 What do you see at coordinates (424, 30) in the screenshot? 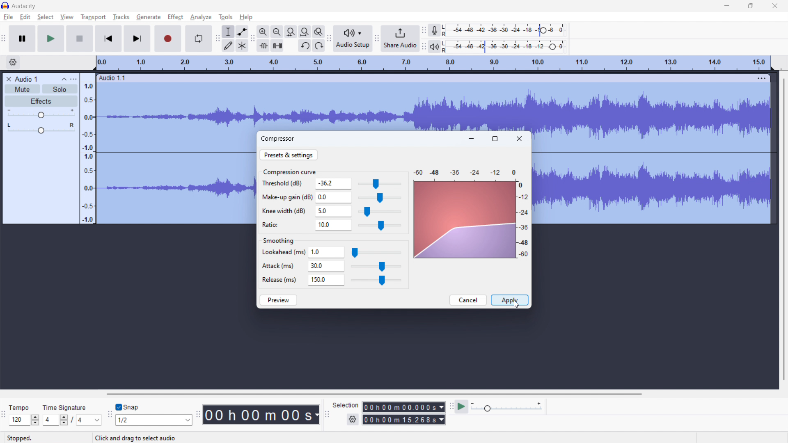
I see `recording meter toolbar` at bounding box center [424, 30].